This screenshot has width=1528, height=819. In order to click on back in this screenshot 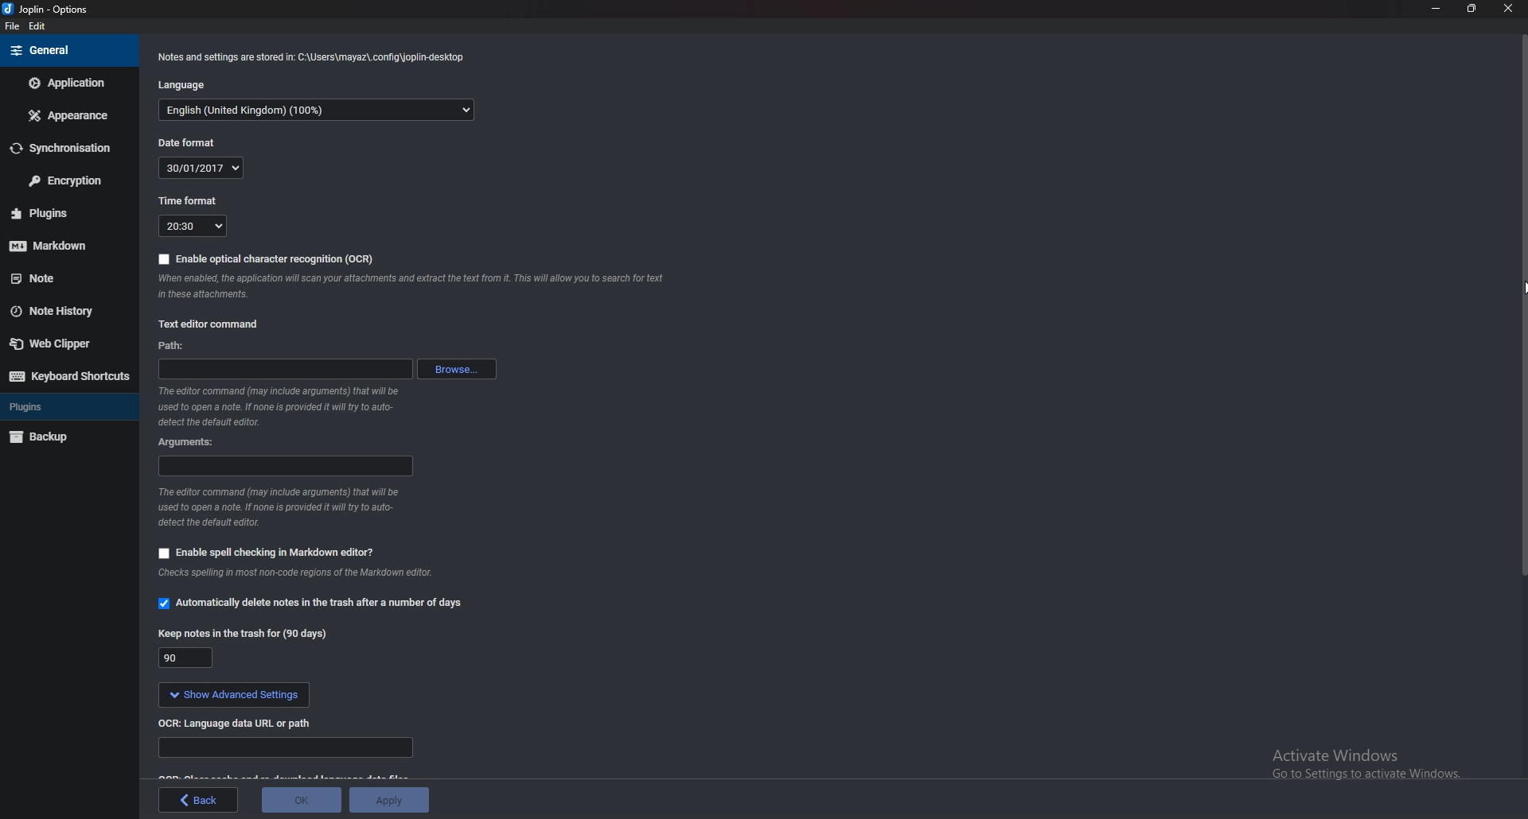, I will do `click(197, 800)`.